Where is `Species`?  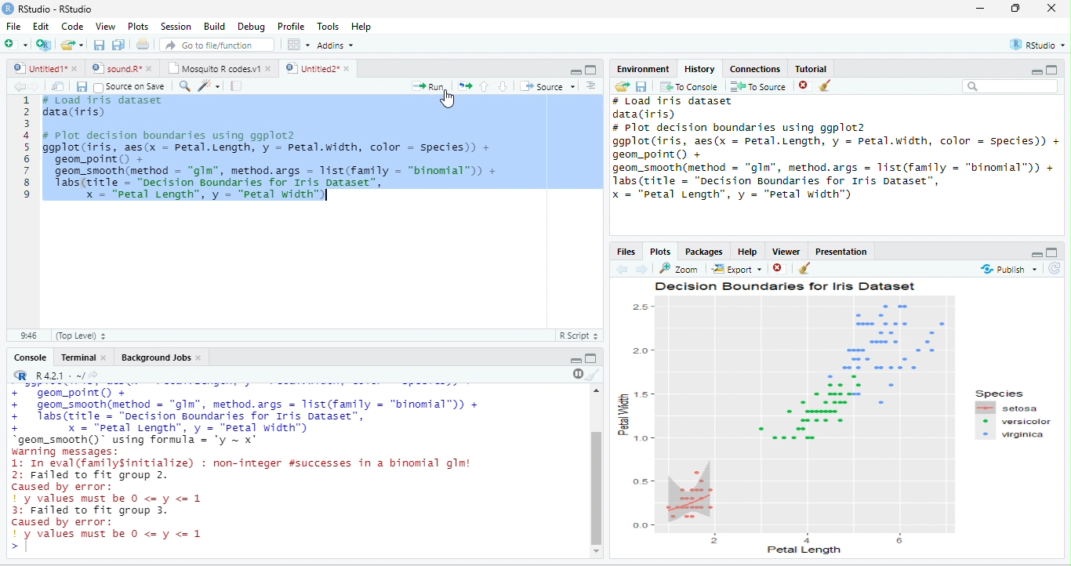
Species is located at coordinates (999, 394).